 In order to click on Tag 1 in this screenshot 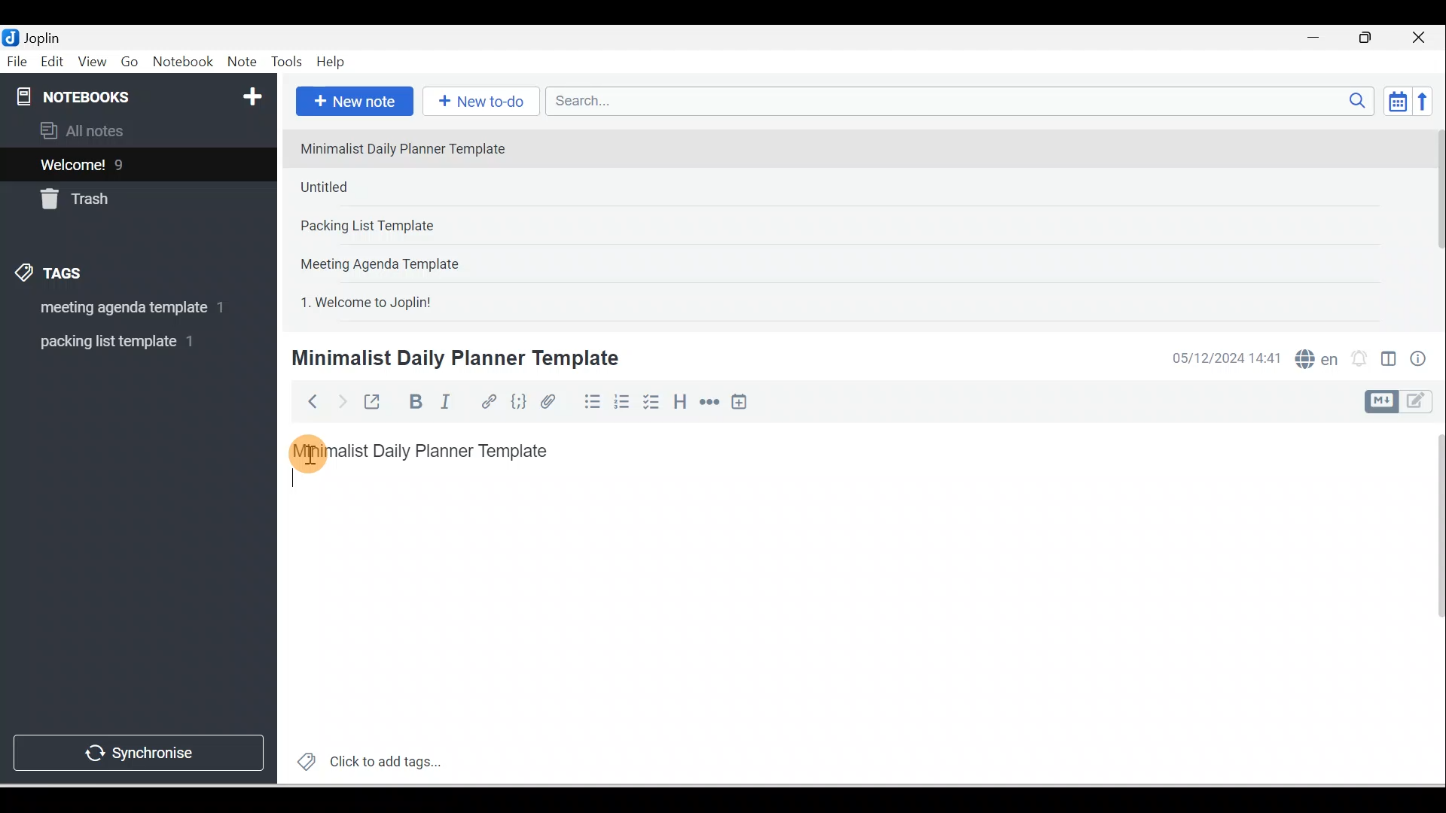, I will do `click(118, 309)`.